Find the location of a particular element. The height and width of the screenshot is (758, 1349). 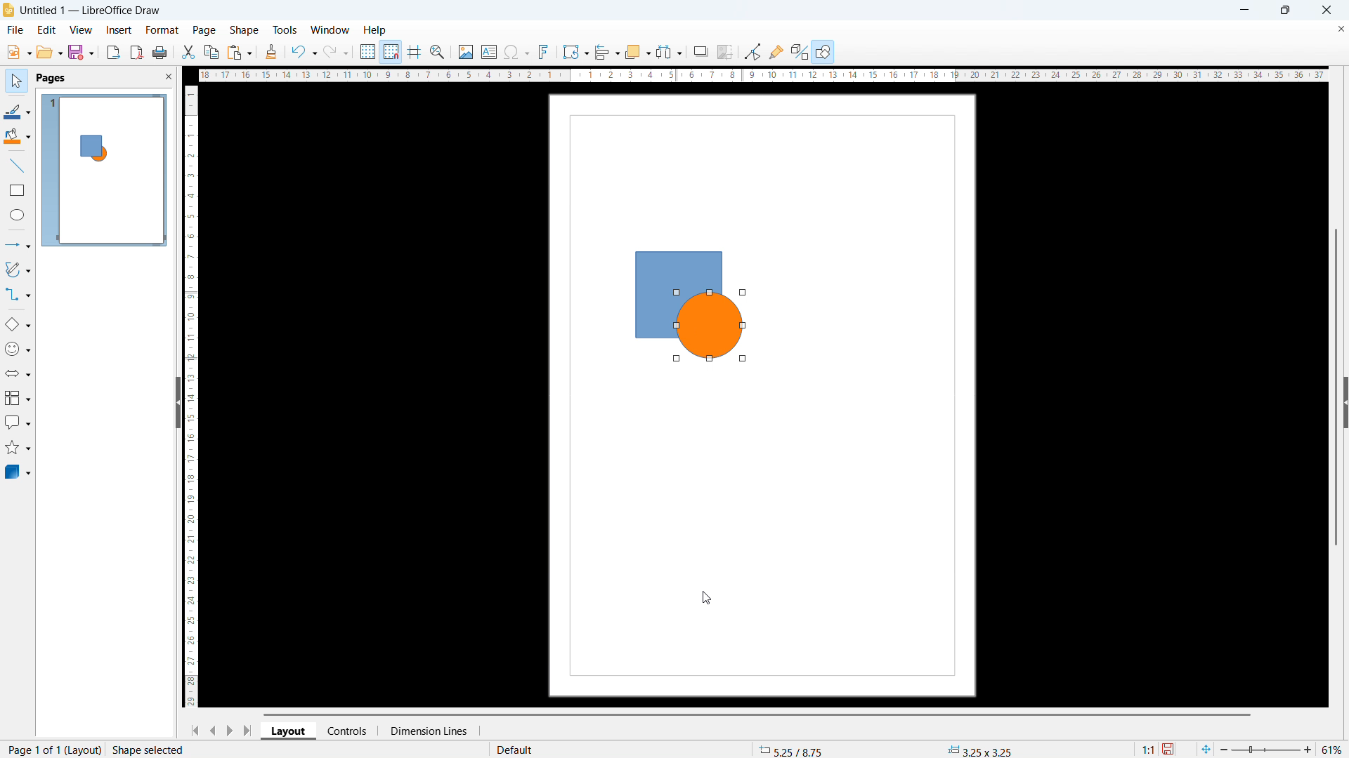

fit to page is located at coordinates (1207, 750).